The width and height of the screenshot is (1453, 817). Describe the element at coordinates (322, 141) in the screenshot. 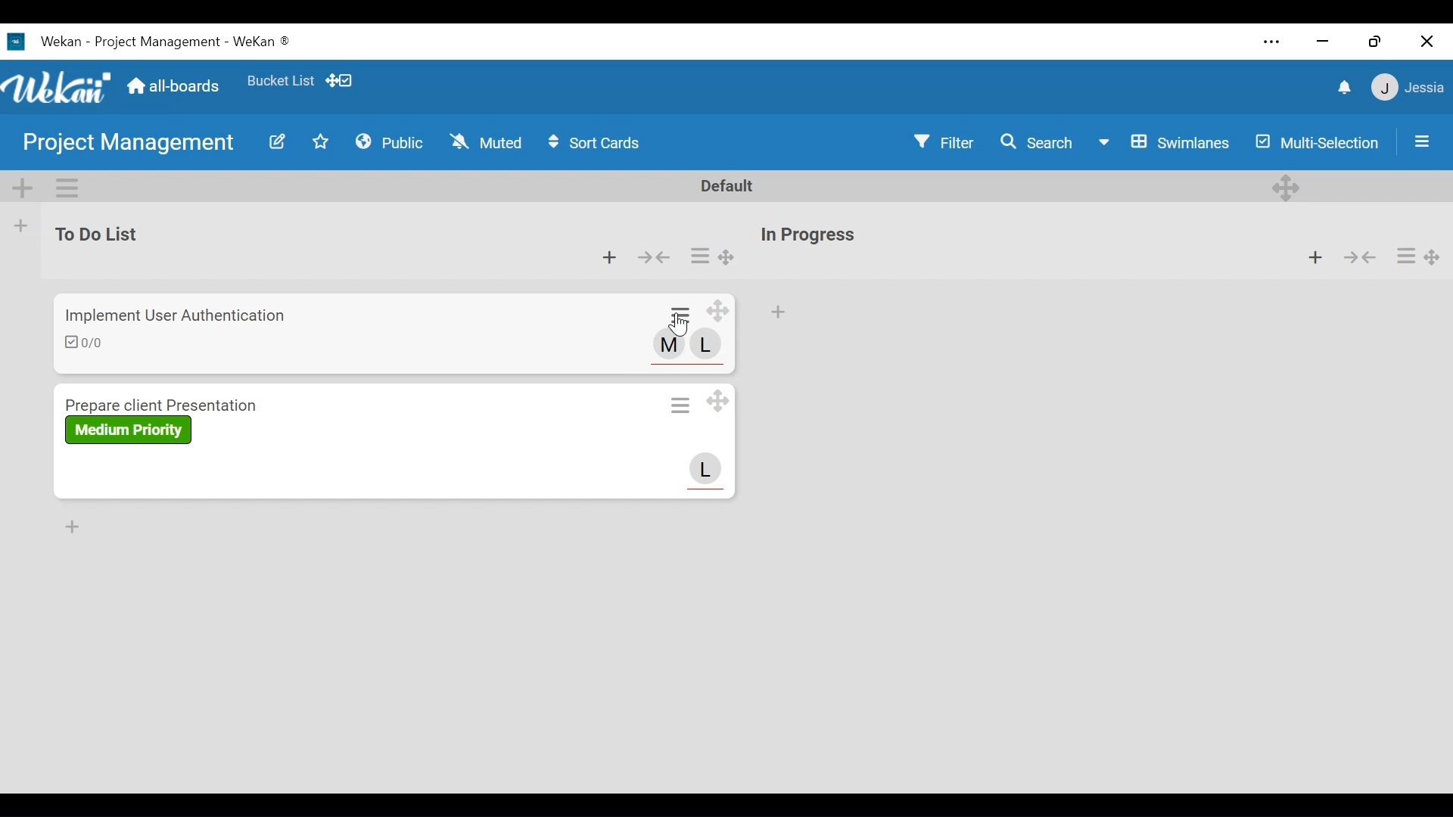

I see `Favorites` at that location.